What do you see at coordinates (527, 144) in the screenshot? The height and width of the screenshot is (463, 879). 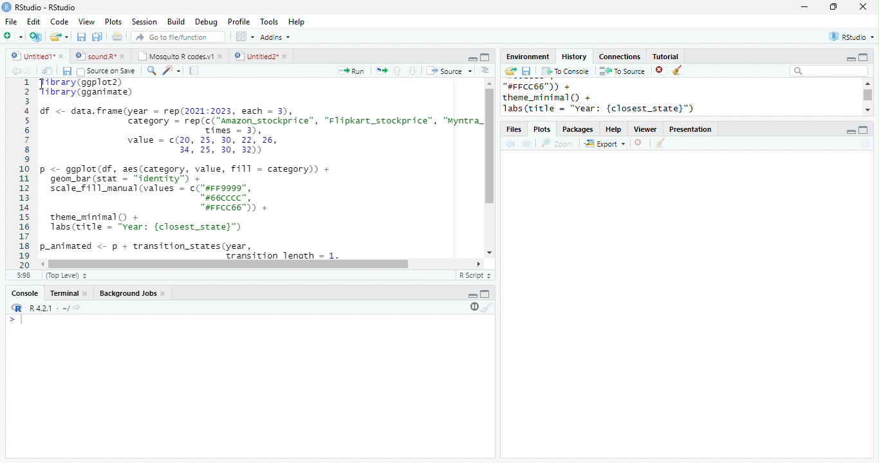 I see `forward` at bounding box center [527, 144].